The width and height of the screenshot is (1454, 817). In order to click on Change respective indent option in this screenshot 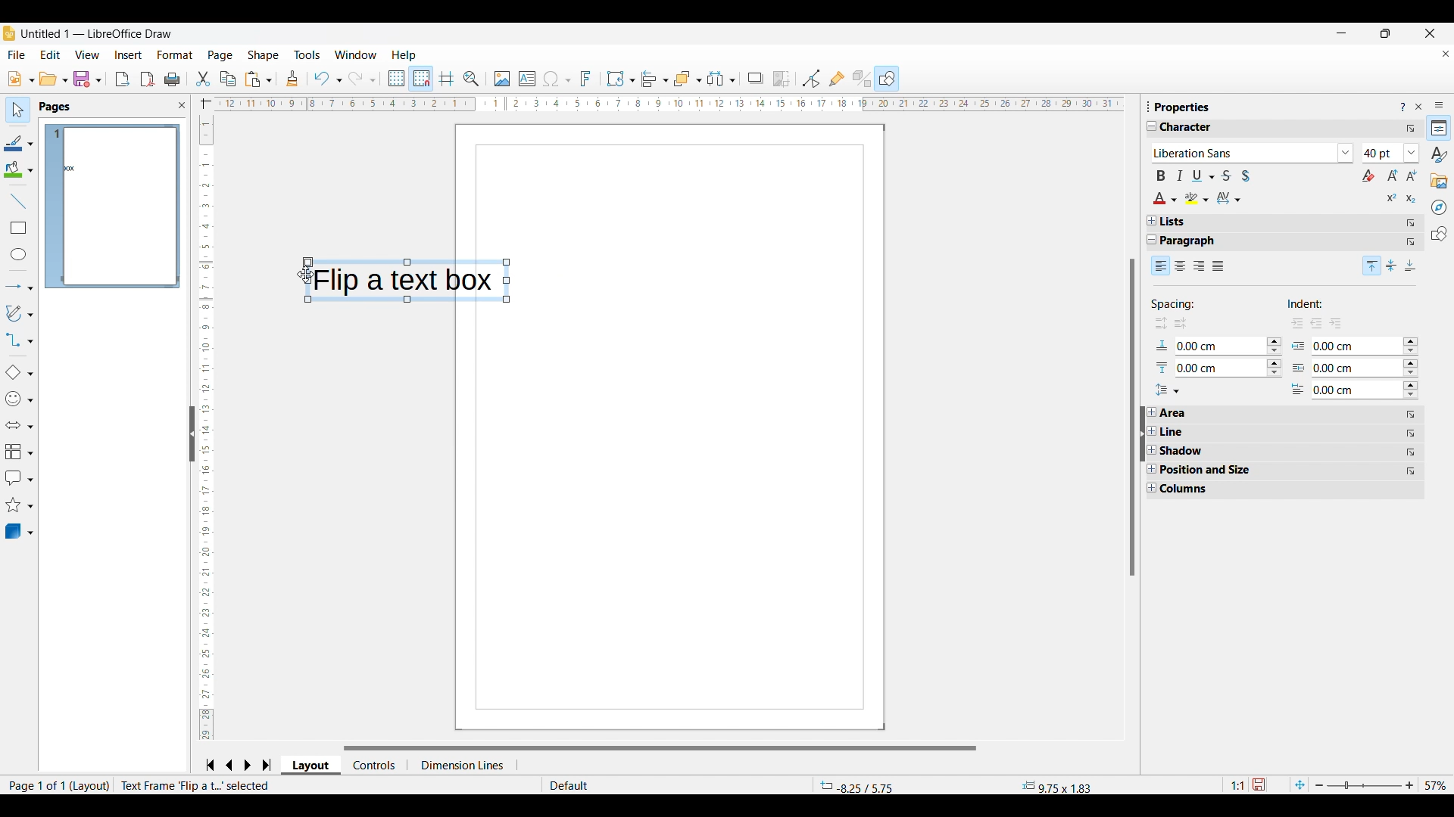, I will do `click(1412, 369)`.